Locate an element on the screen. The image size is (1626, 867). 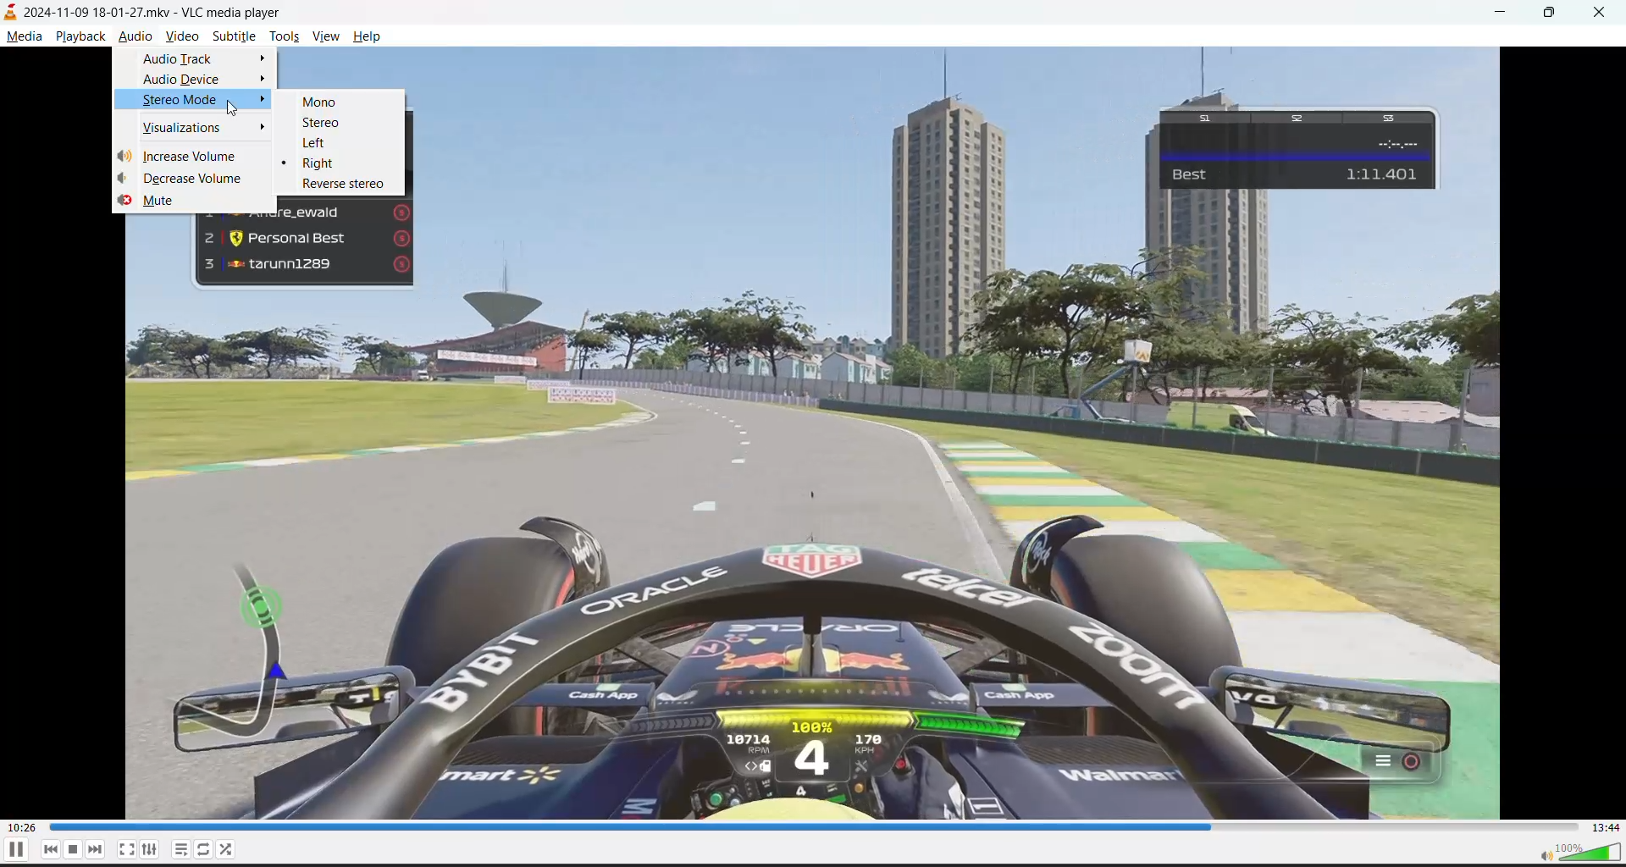
decrease volume is located at coordinates (177, 178).